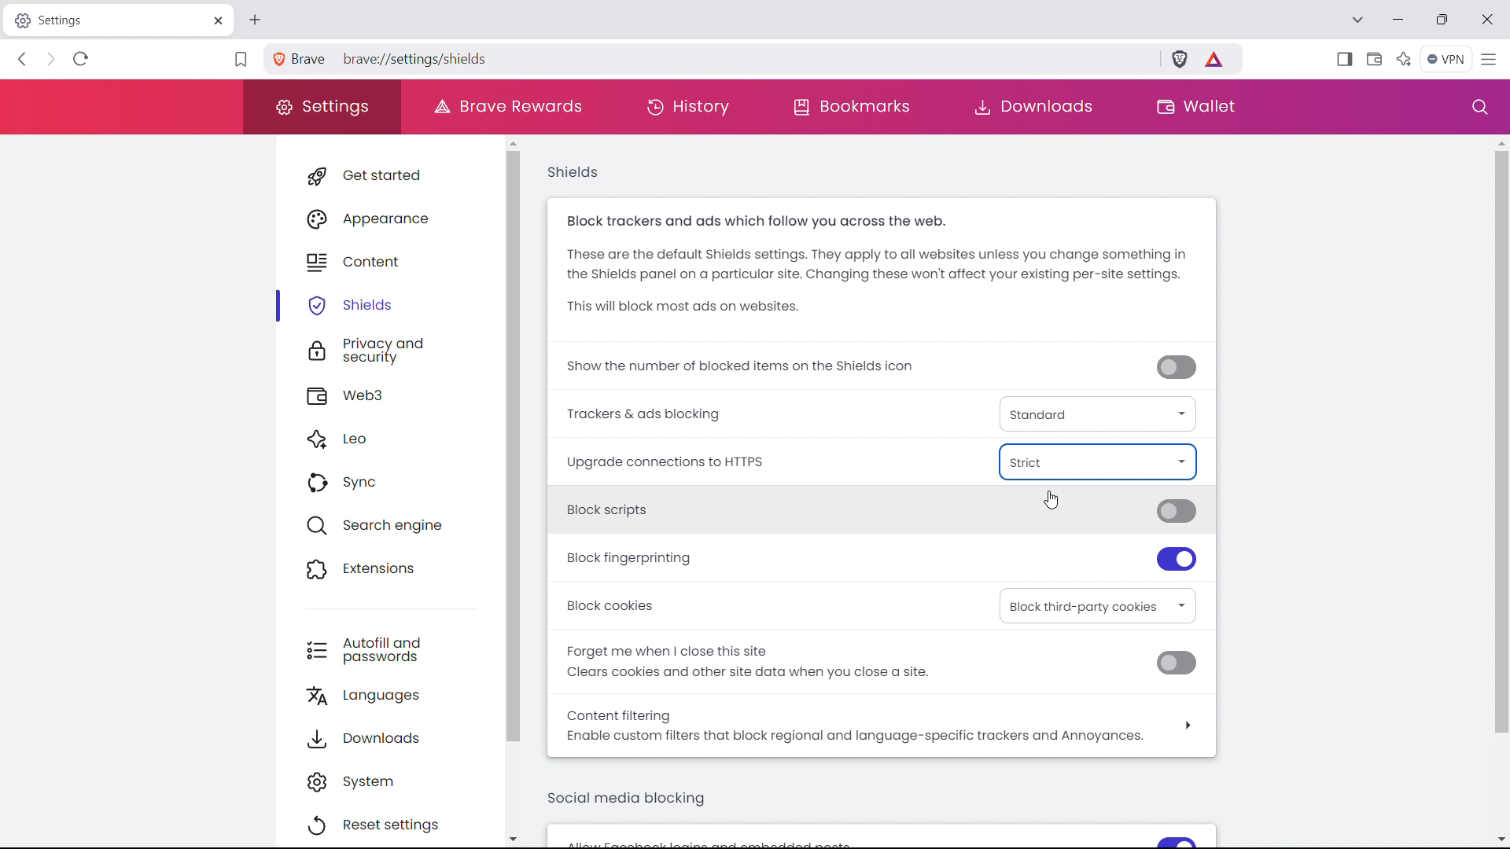 The height and width of the screenshot is (849, 1510). I want to click on content filtering, so click(882, 725).